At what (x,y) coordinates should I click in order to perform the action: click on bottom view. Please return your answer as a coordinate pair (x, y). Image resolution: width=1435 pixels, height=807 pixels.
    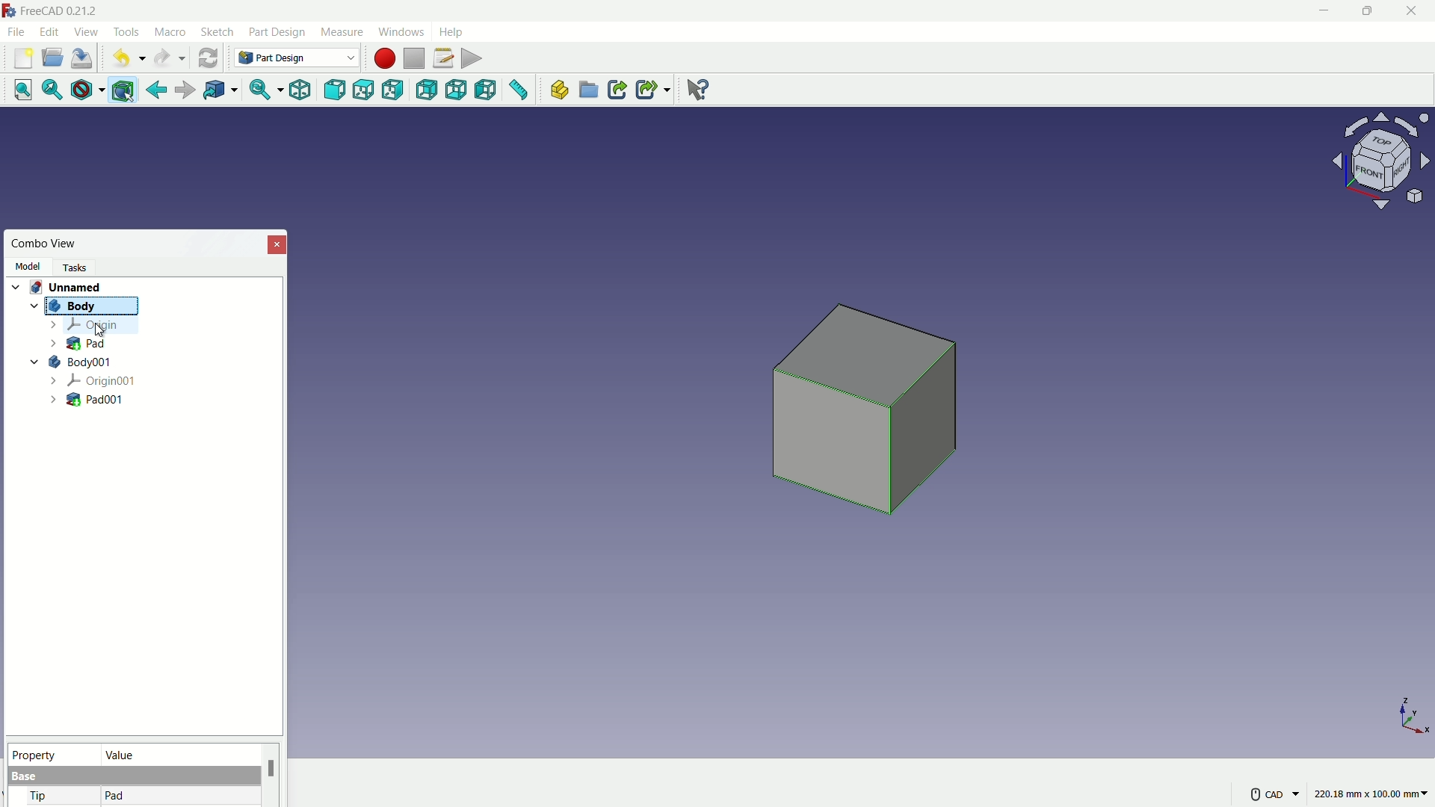
    Looking at the image, I should click on (458, 90).